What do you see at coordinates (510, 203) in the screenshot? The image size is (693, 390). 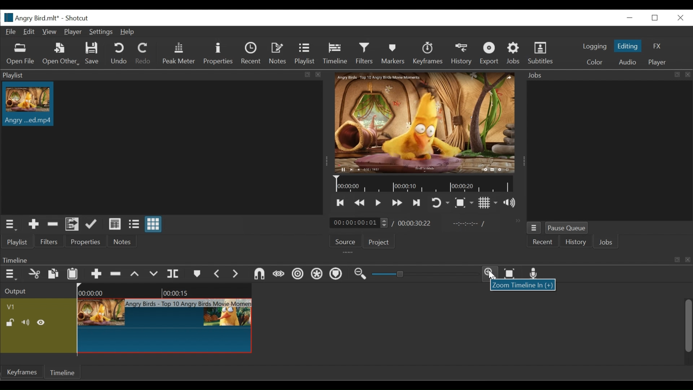 I see `Show volume control` at bounding box center [510, 203].